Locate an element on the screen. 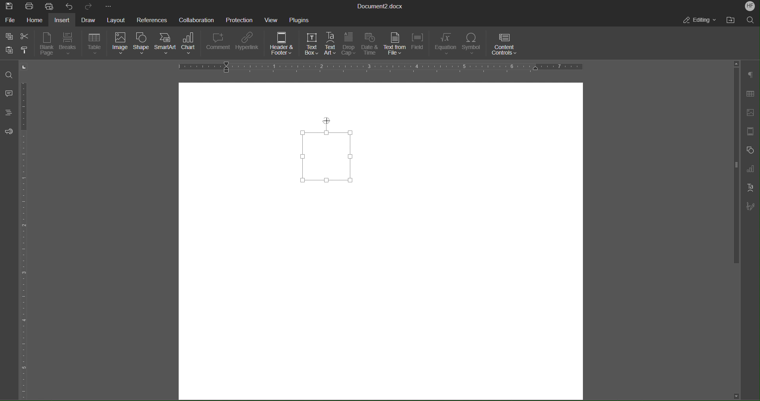 The height and width of the screenshot is (401, 760). Headings is located at coordinates (8, 112).